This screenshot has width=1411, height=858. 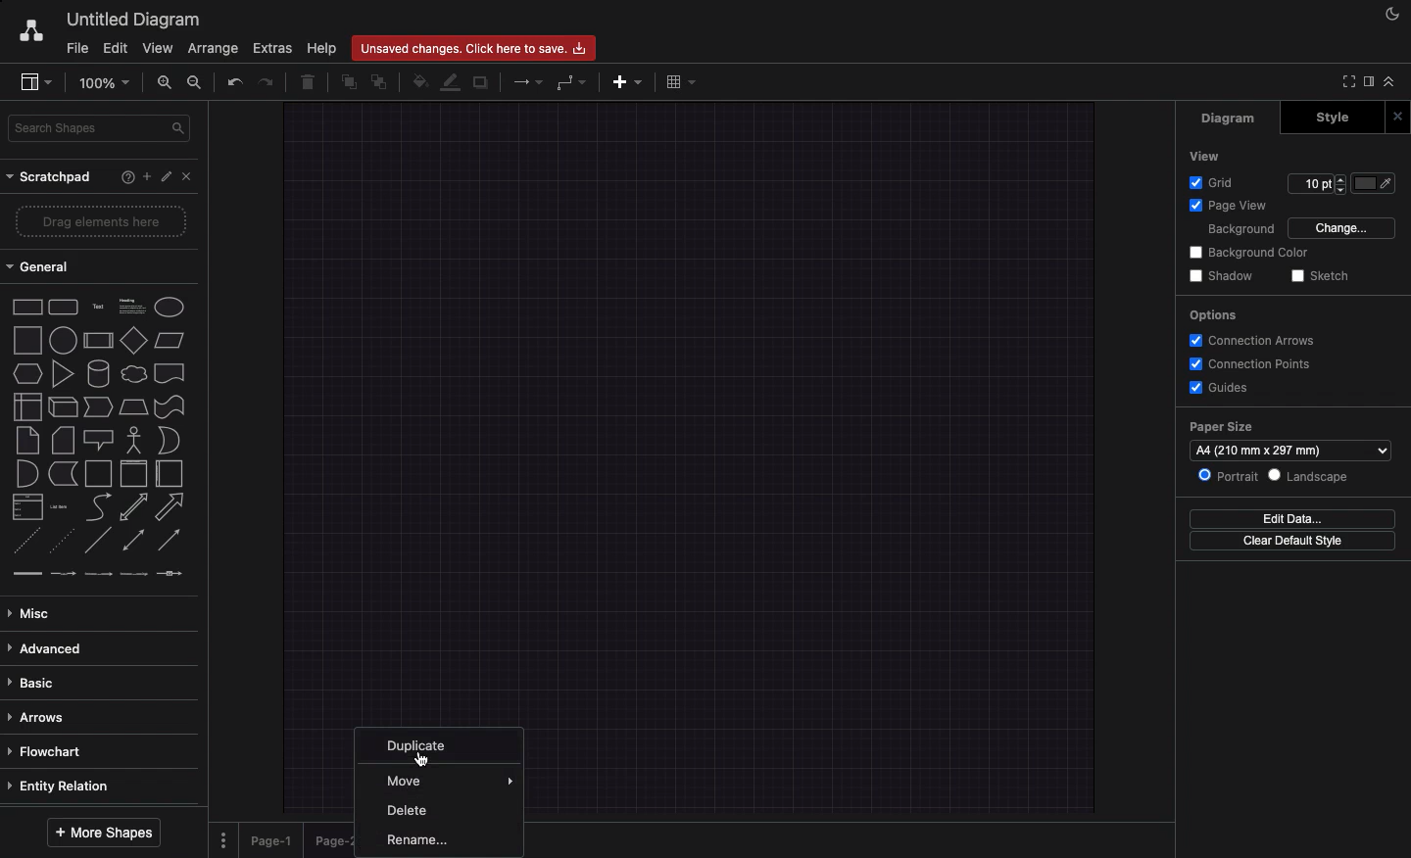 What do you see at coordinates (30, 614) in the screenshot?
I see `Misc` at bounding box center [30, 614].